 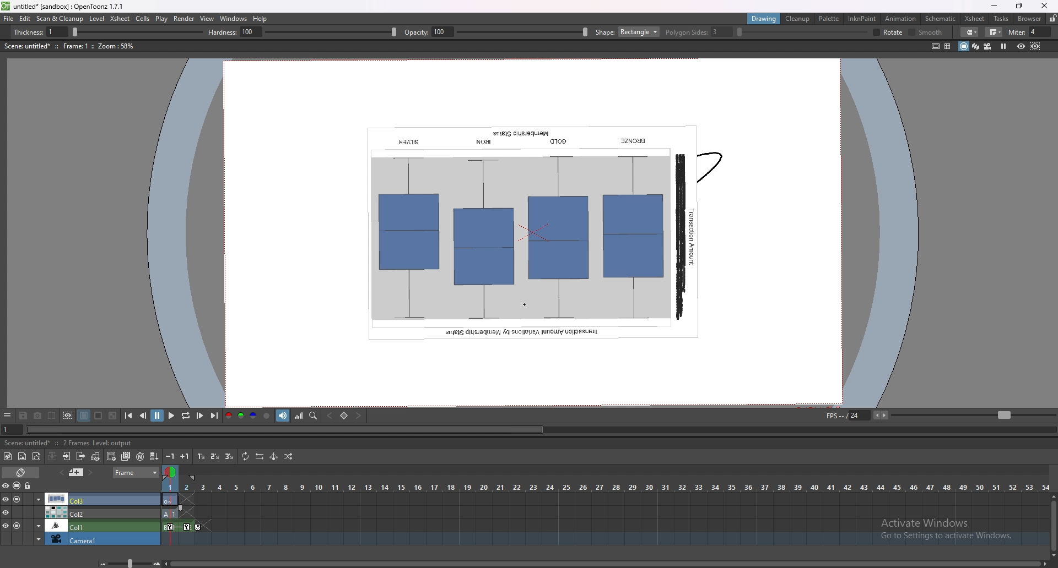 I want to click on xsheet, so click(x=975, y=19).